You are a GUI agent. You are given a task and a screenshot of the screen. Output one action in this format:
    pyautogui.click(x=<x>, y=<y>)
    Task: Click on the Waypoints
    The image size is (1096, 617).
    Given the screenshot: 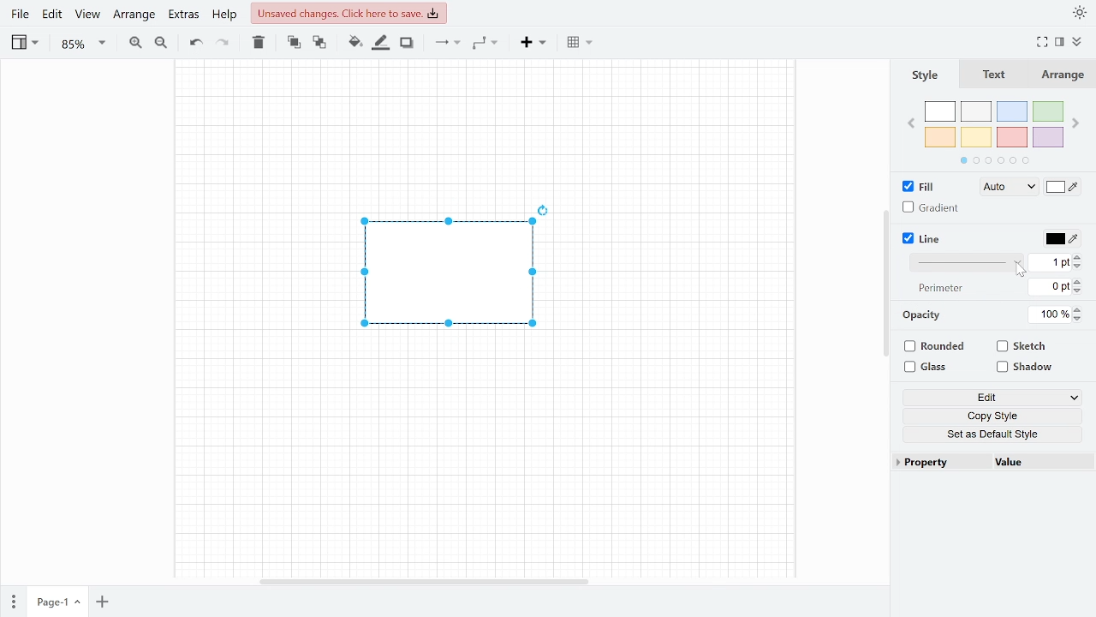 What is the action you would take?
    pyautogui.click(x=485, y=45)
    